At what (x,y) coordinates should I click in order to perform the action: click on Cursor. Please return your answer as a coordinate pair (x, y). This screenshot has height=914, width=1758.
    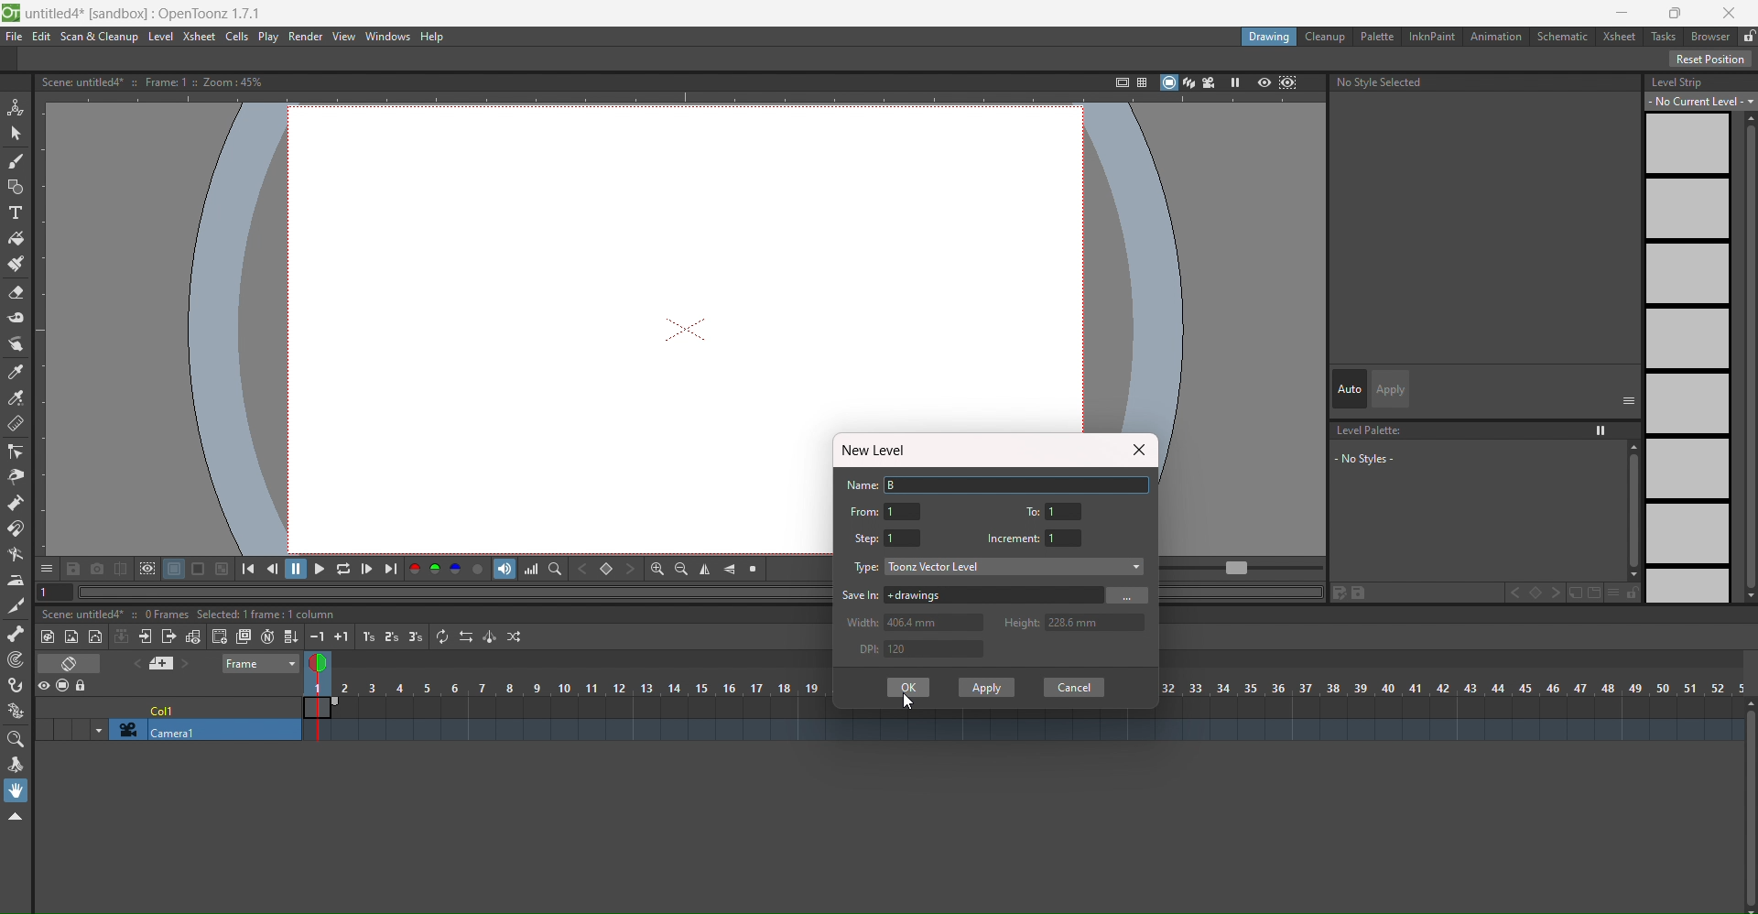
    Looking at the image, I should click on (908, 702).